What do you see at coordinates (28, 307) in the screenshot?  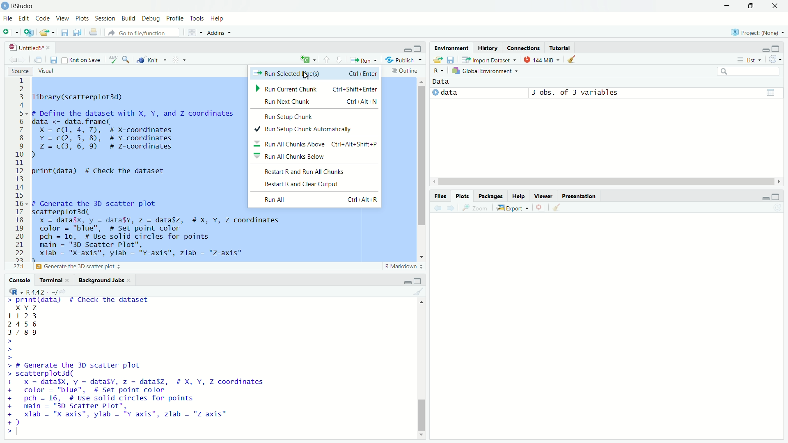 I see `x y 7` at bounding box center [28, 307].